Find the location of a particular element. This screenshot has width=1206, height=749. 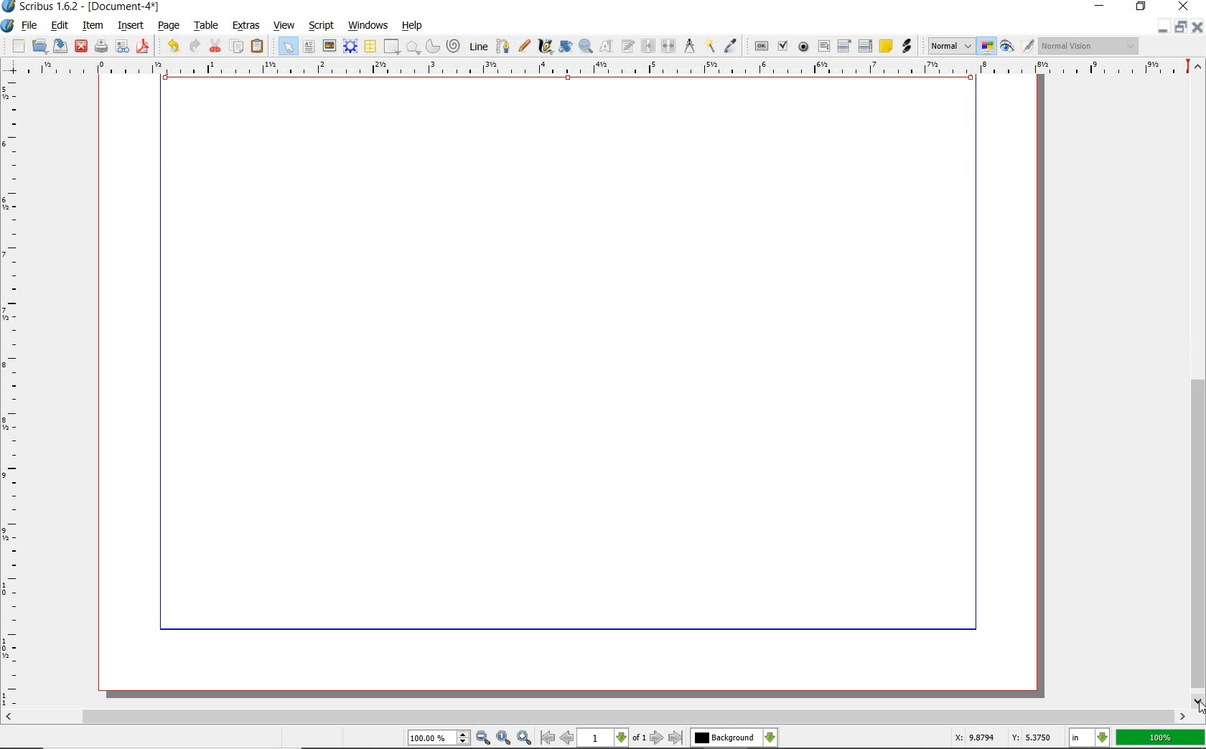

item is located at coordinates (92, 25).